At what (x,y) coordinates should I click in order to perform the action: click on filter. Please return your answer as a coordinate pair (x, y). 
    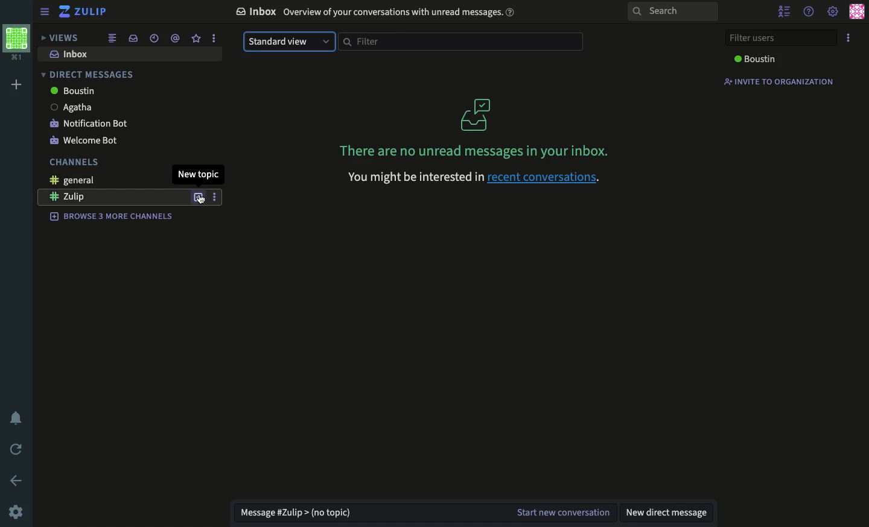
    Looking at the image, I should click on (458, 42).